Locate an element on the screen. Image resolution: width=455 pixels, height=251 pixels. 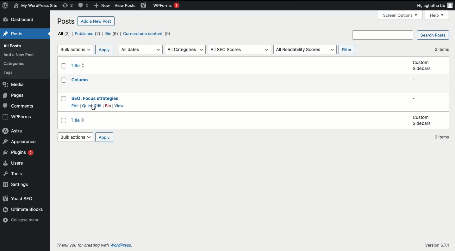
Help is located at coordinates (437, 16).